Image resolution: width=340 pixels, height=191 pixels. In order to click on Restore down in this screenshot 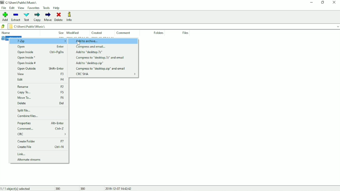, I will do `click(323, 2)`.